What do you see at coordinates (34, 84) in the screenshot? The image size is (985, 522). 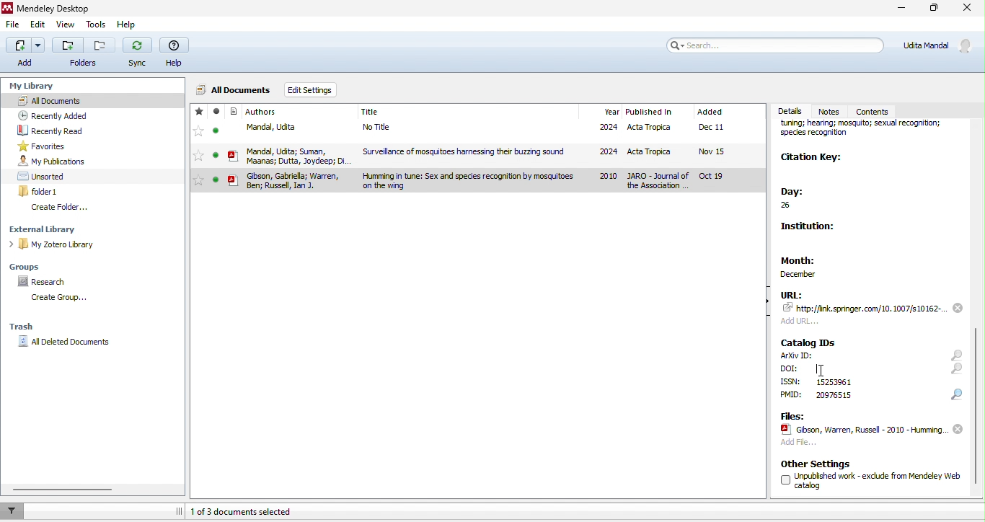 I see `my library` at bounding box center [34, 84].